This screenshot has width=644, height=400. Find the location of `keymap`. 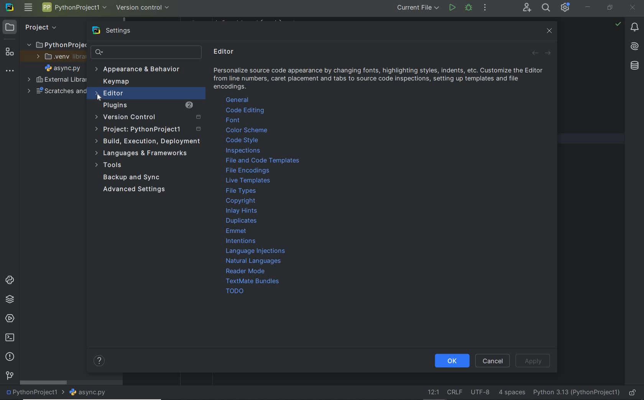

keymap is located at coordinates (117, 82).